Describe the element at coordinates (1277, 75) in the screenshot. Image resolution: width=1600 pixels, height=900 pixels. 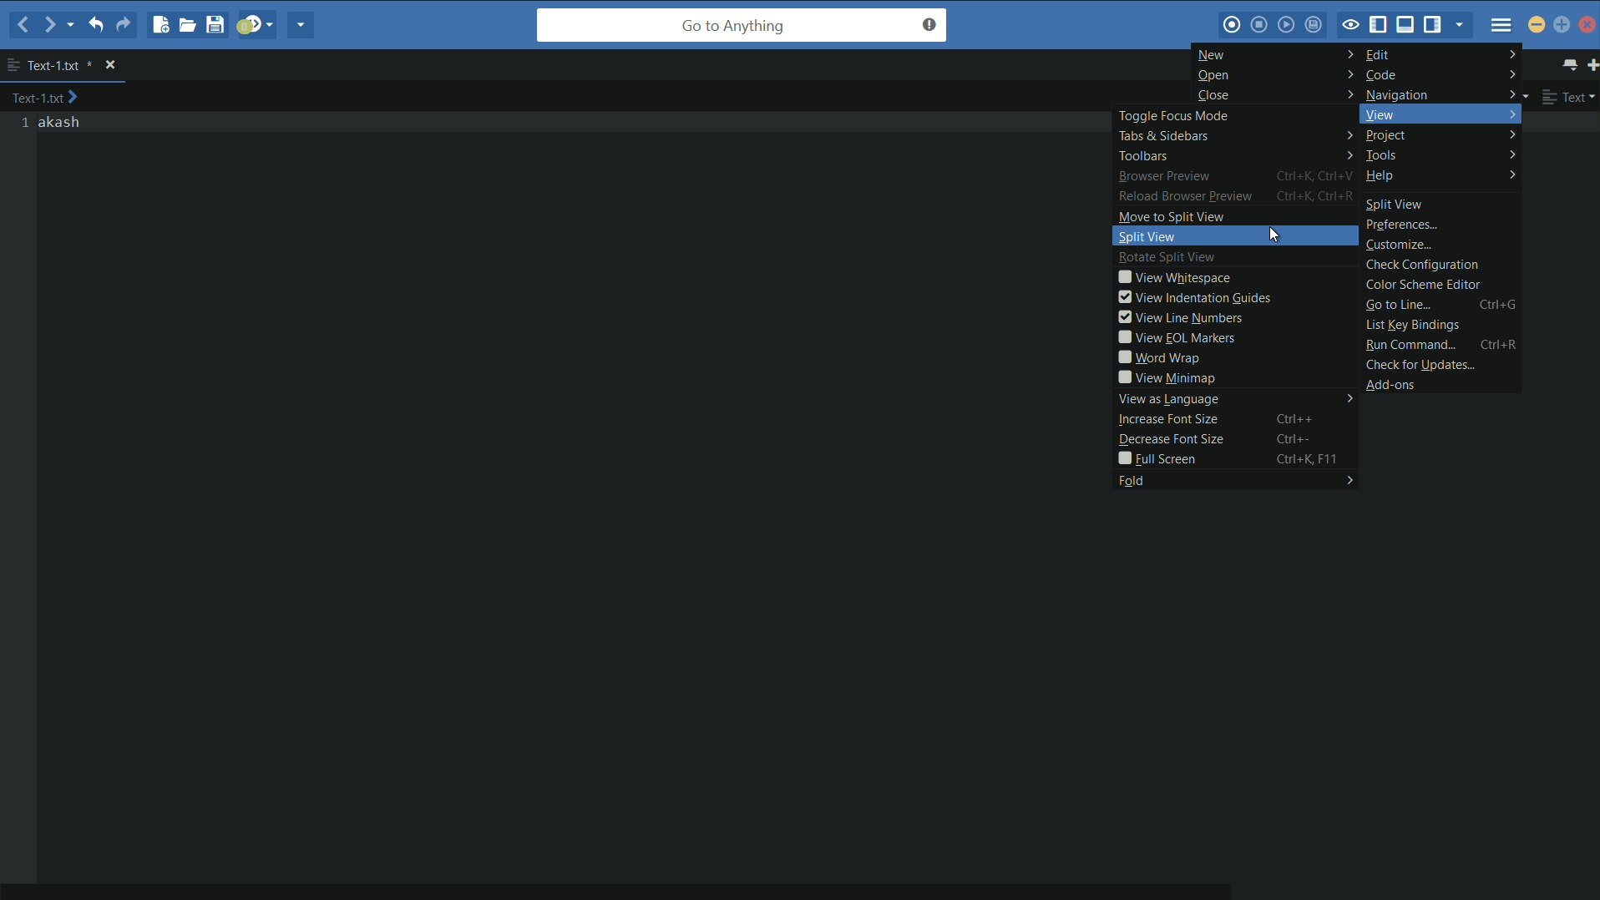
I see `open` at that location.